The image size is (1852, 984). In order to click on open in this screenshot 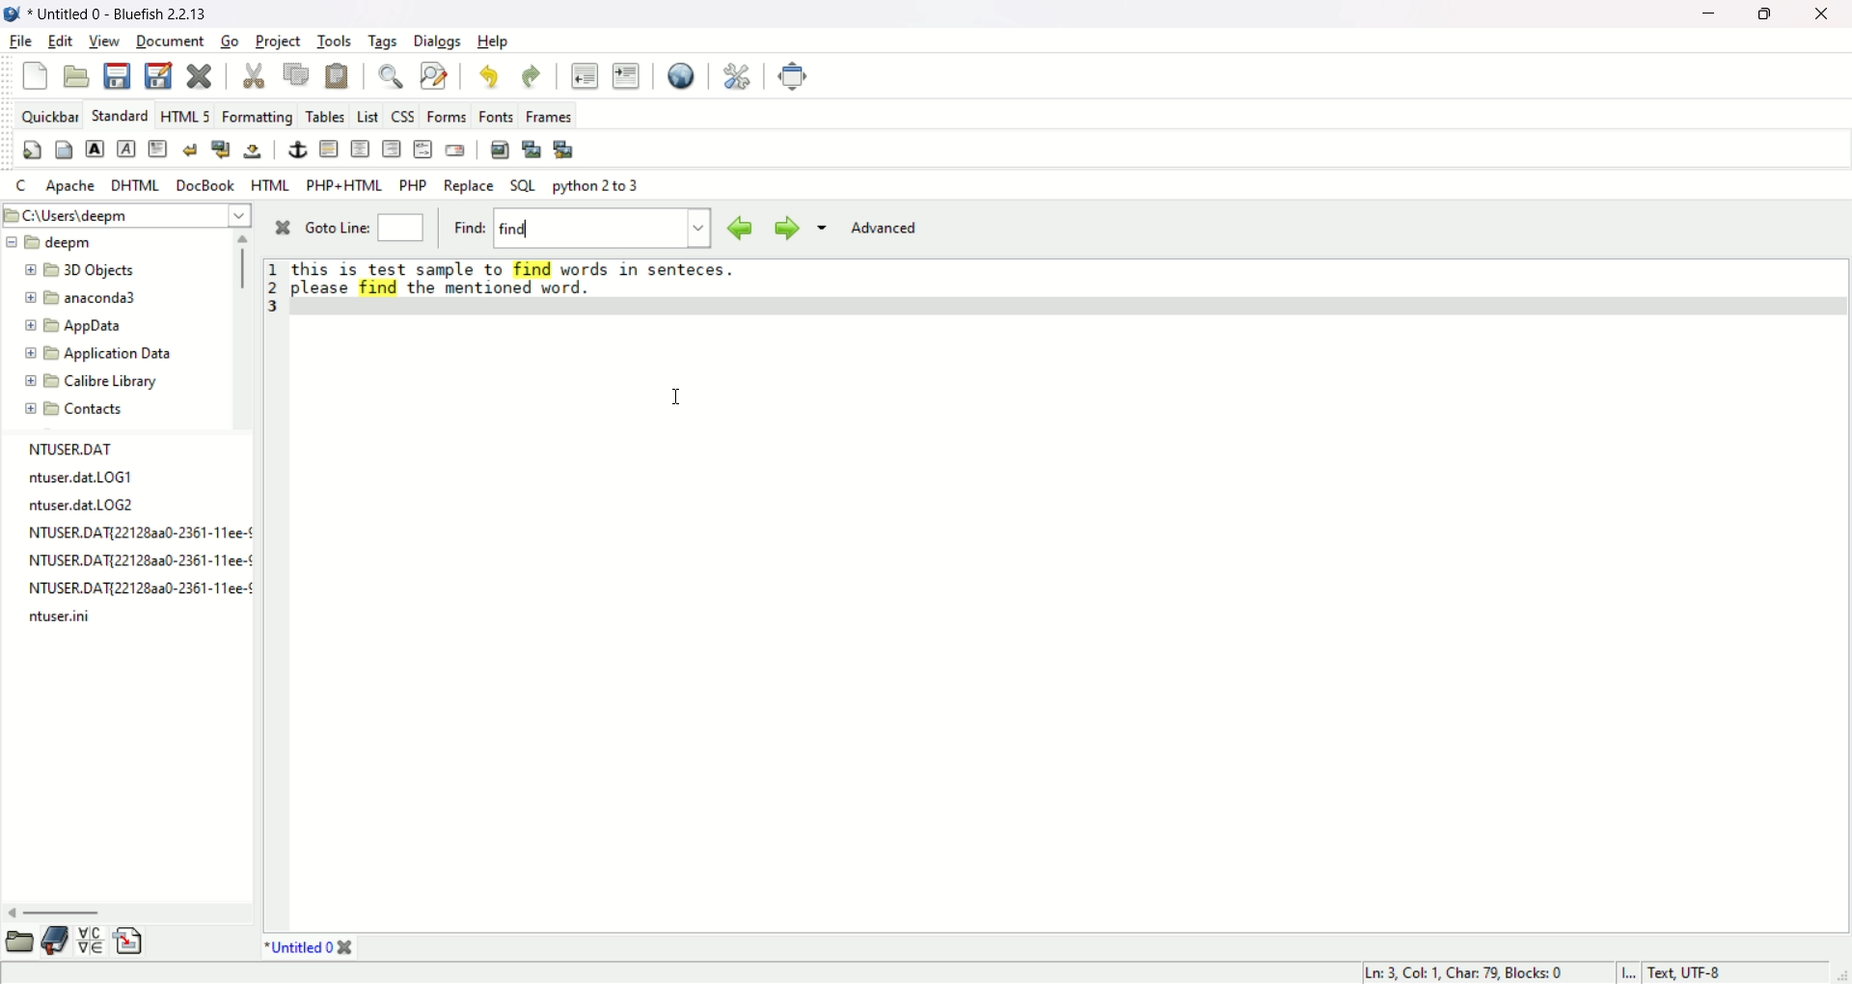, I will do `click(18, 943)`.